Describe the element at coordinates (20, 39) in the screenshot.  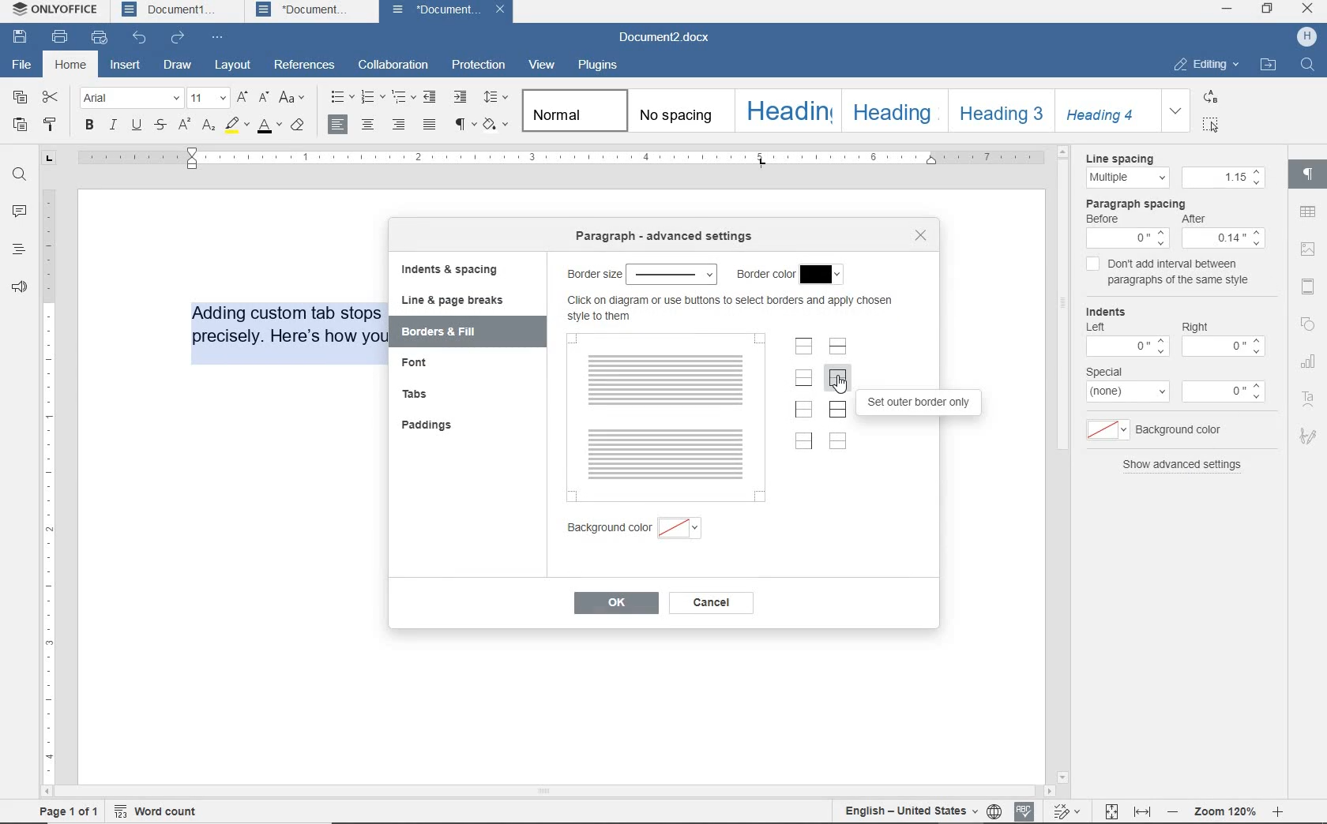
I see `save` at that location.